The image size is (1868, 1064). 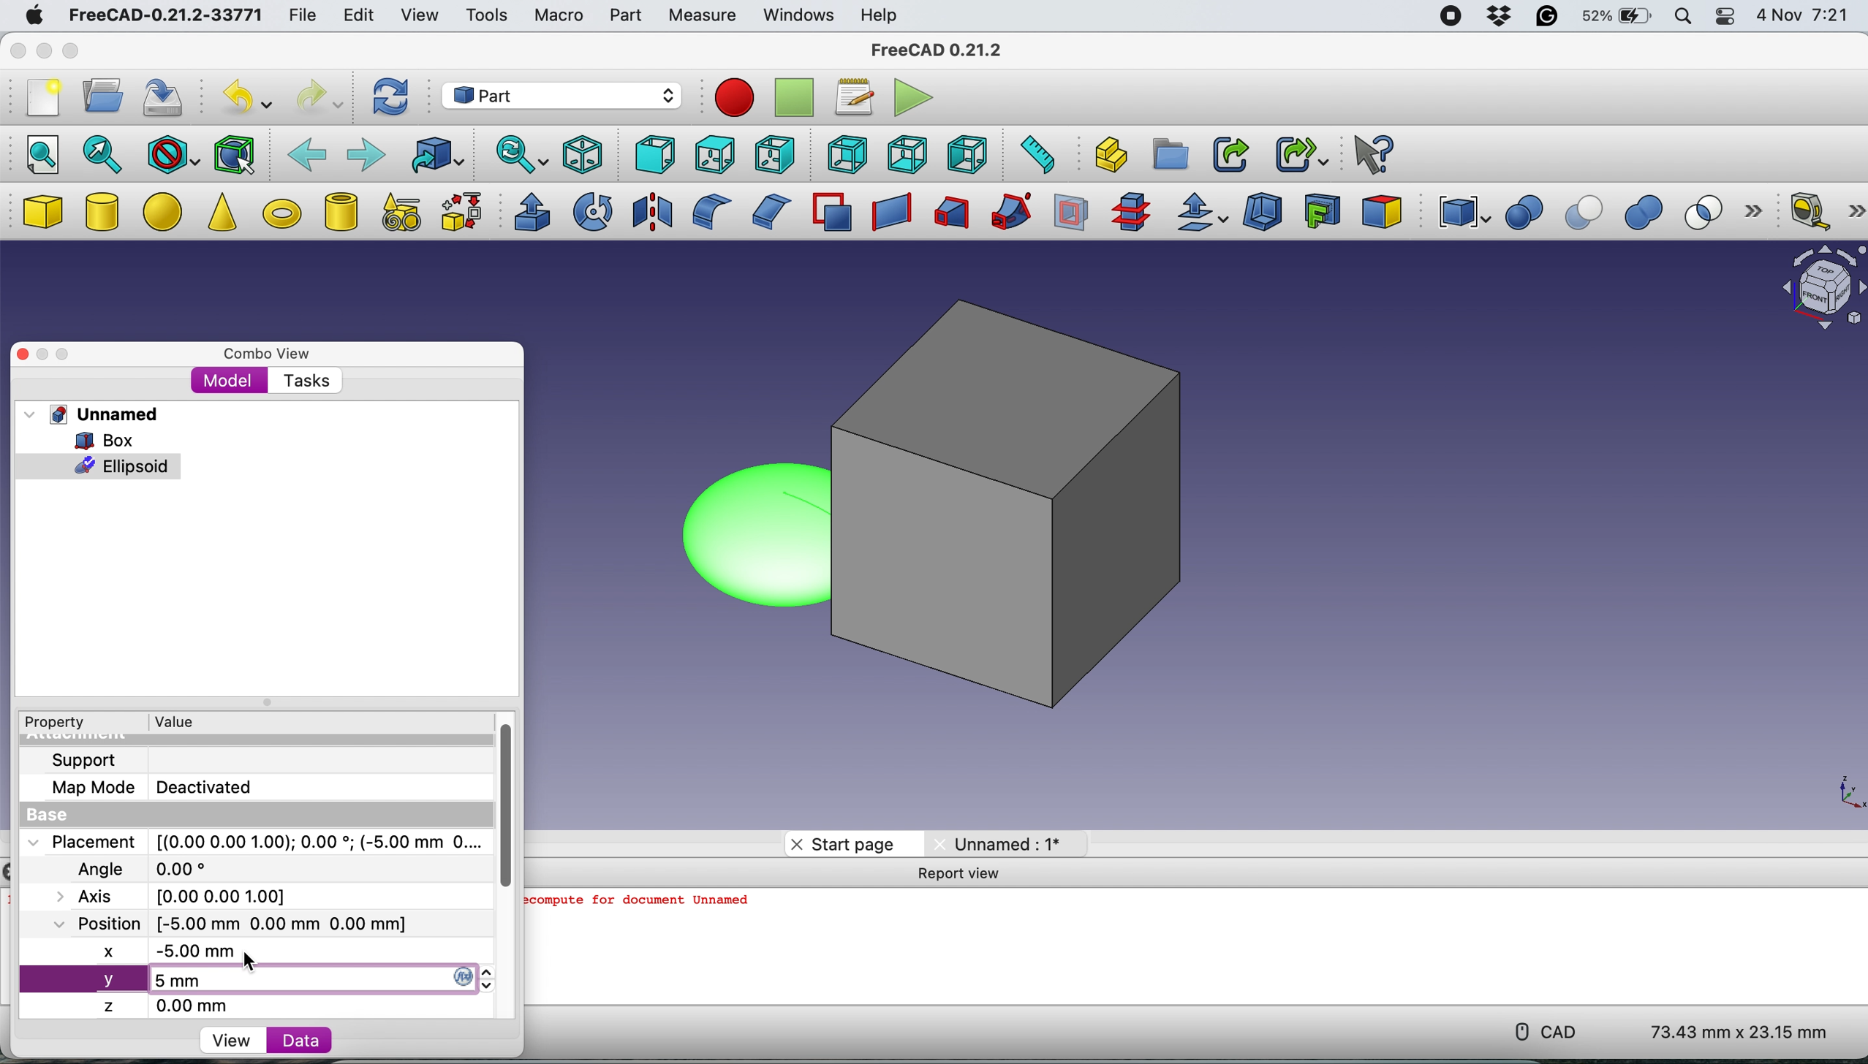 What do you see at coordinates (307, 153) in the screenshot?
I see `backward` at bounding box center [307, 153].